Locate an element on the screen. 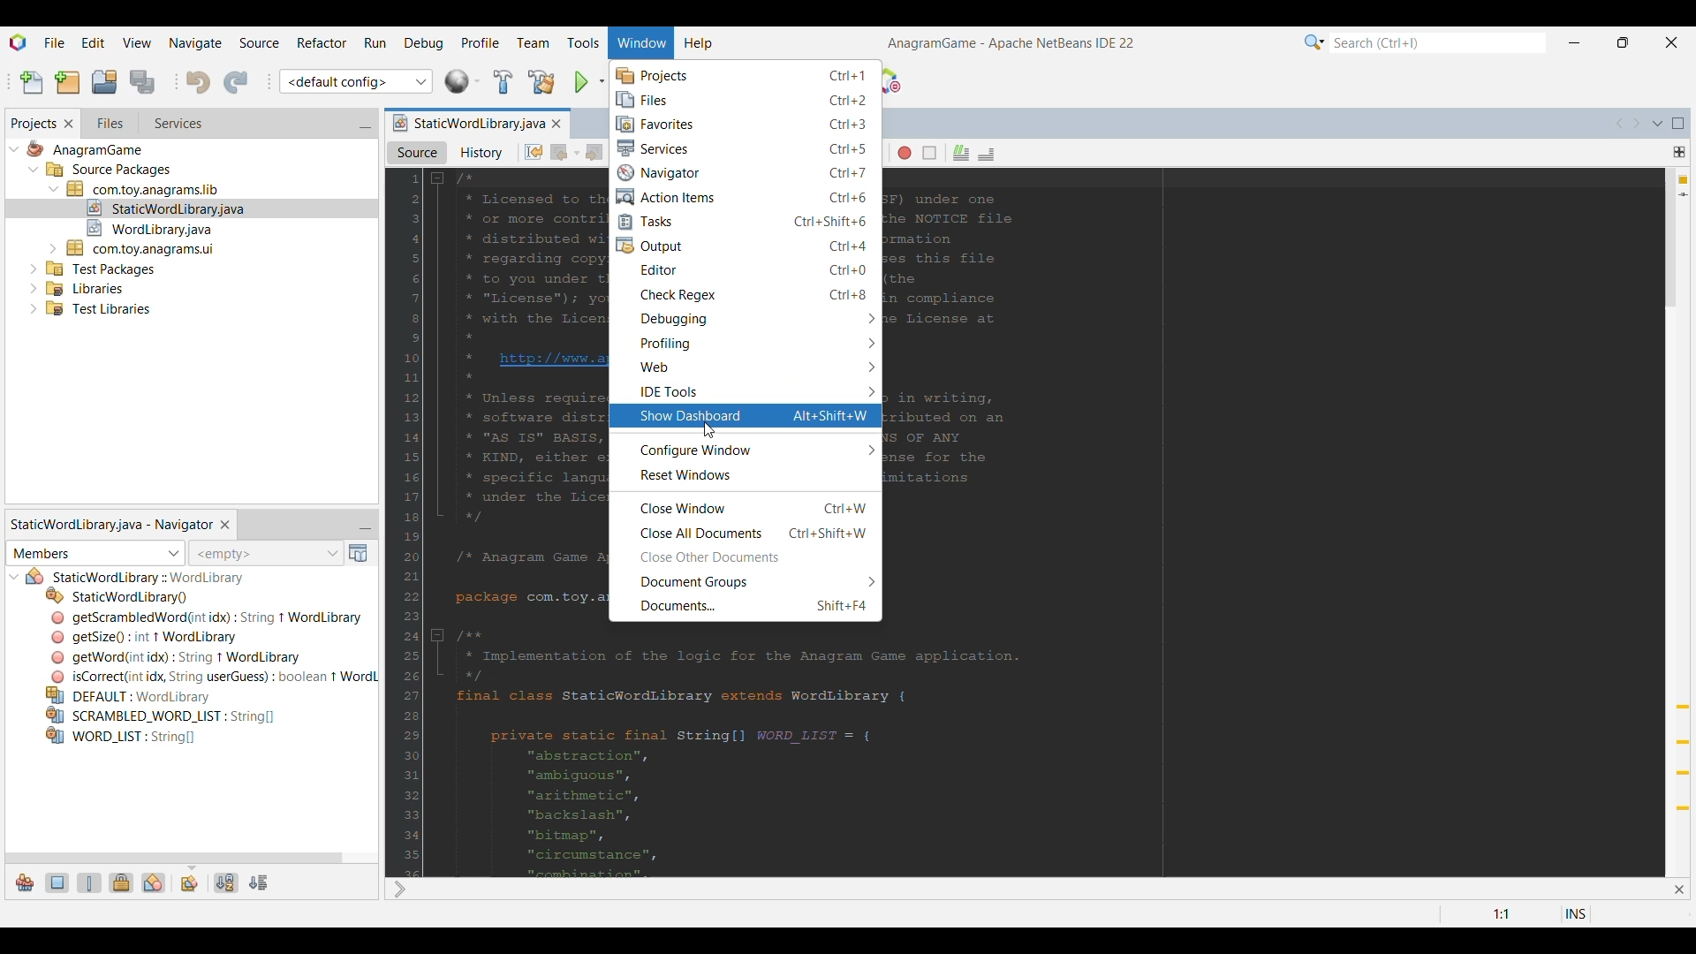  Static world library tab is located at coordinates (110, 524).